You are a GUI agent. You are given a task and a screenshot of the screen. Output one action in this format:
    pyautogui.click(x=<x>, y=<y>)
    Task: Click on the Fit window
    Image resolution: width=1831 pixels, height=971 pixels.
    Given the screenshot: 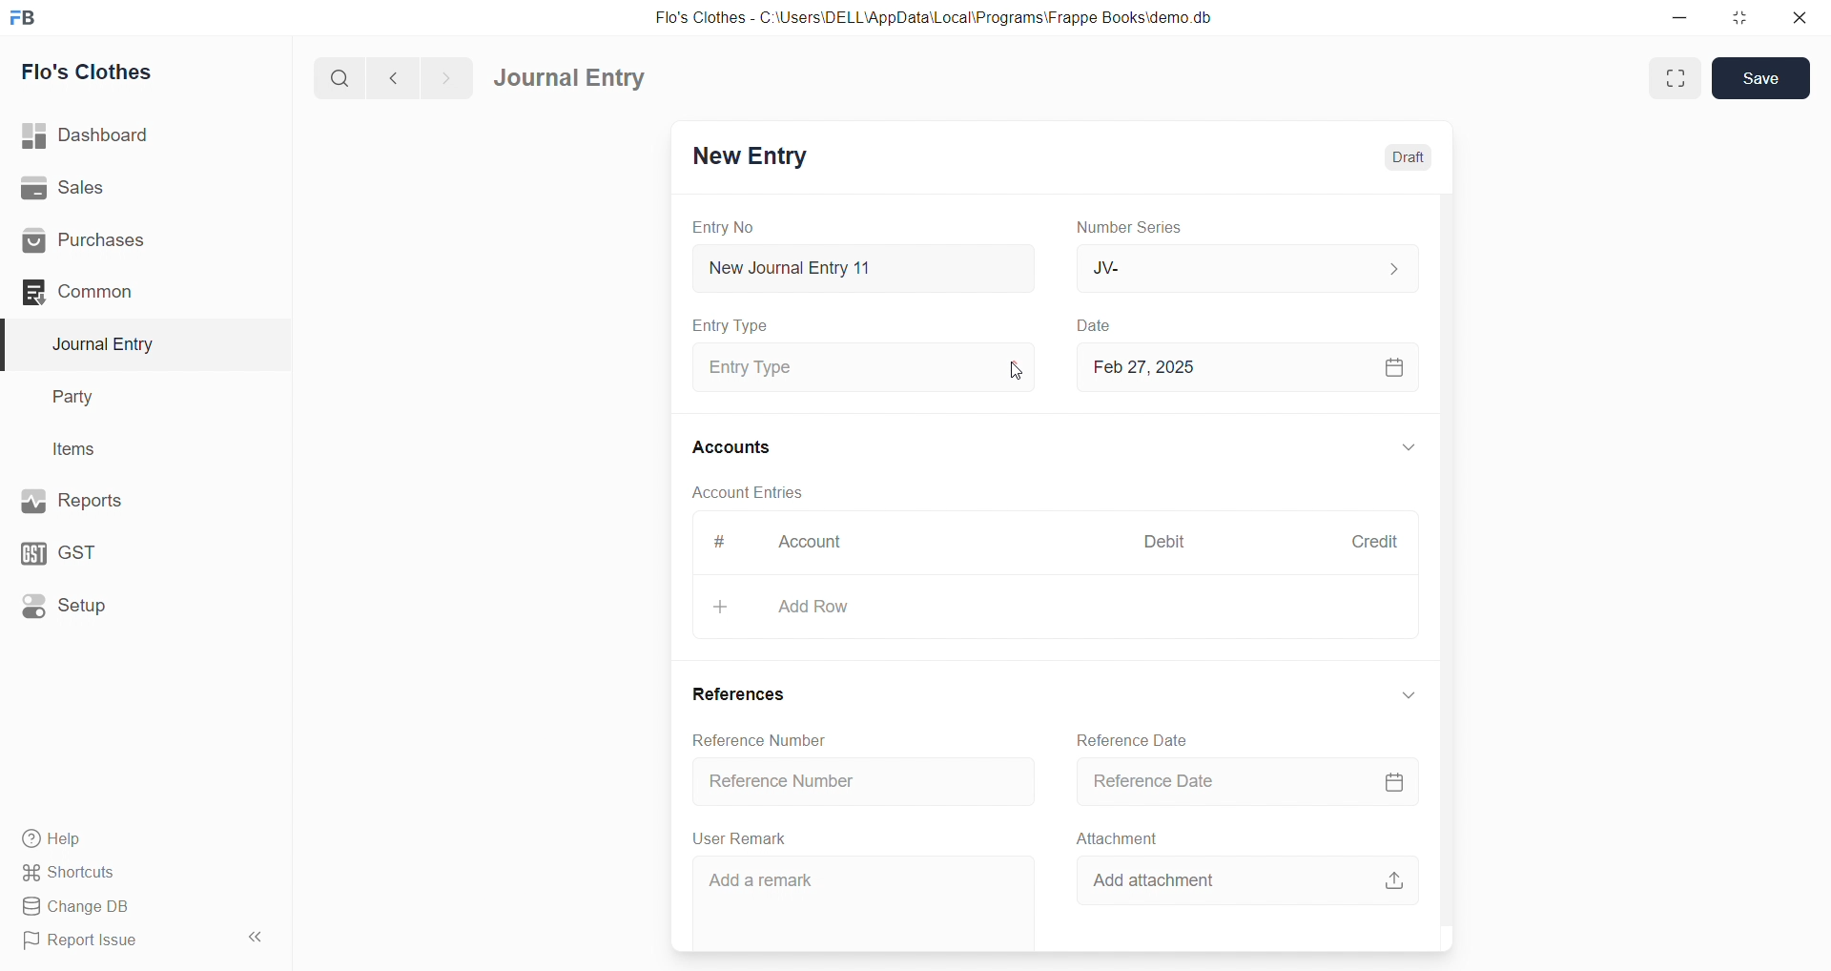 What is the action you would take?
    pyautogui.click(x=1673, y=78)
    